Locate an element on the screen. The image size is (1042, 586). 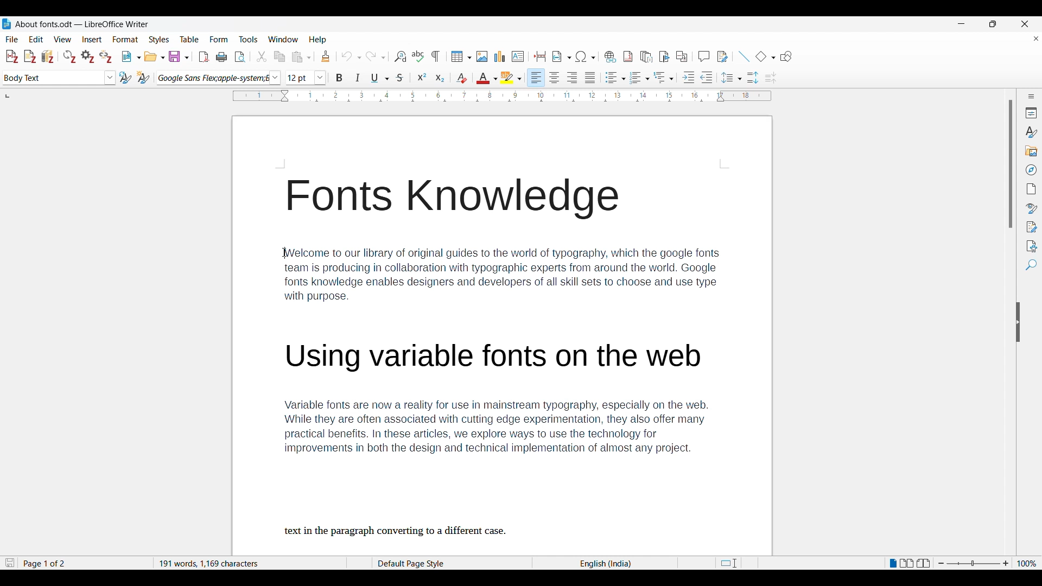
Clear direct formatting is located at coordinates (462, 78).